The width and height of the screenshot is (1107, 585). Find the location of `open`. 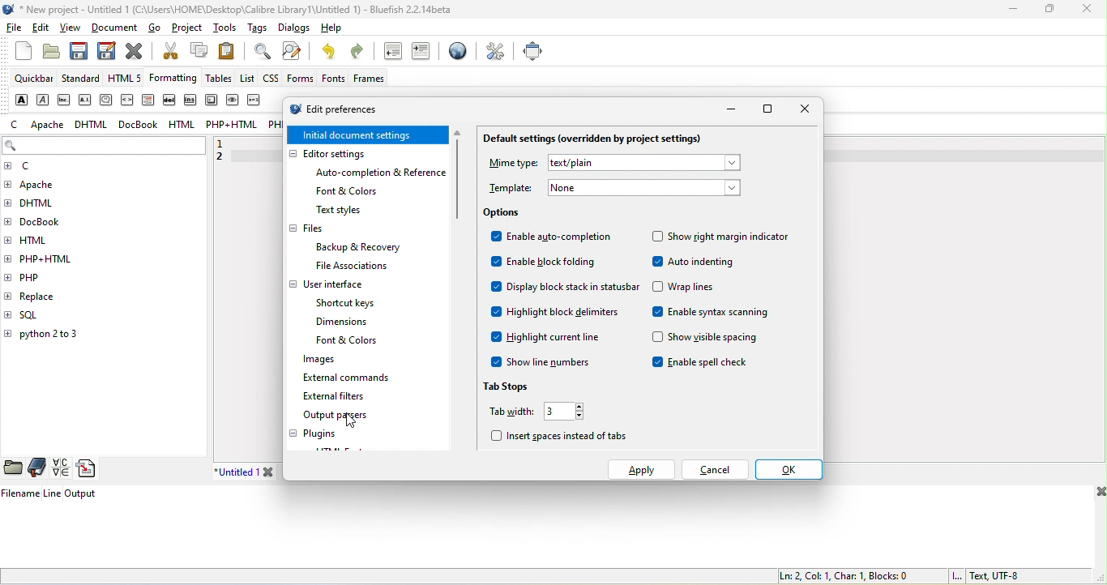

open is located at coordinates (50, 52).